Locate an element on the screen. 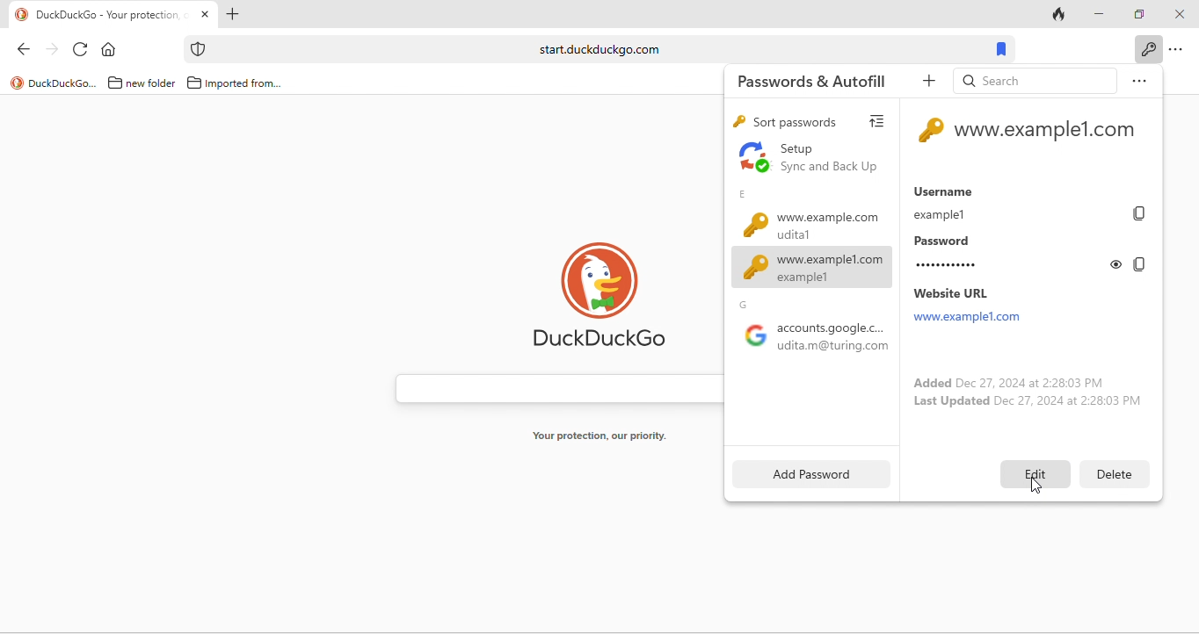 This screenshot has height=634, width=1199. key icon is located at coordinates (931, 129).